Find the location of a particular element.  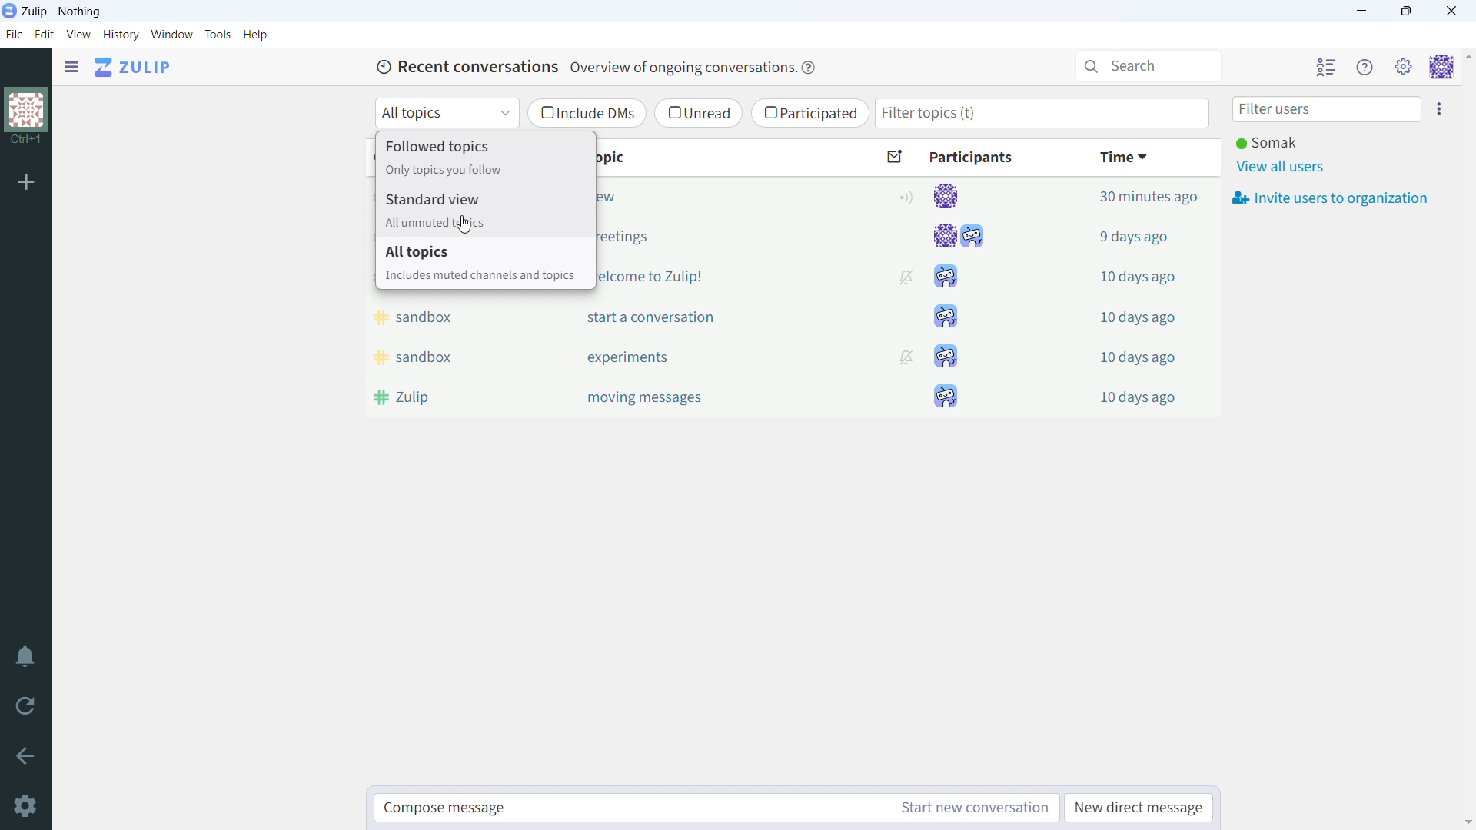

settings is located at coordinates (27, 807).